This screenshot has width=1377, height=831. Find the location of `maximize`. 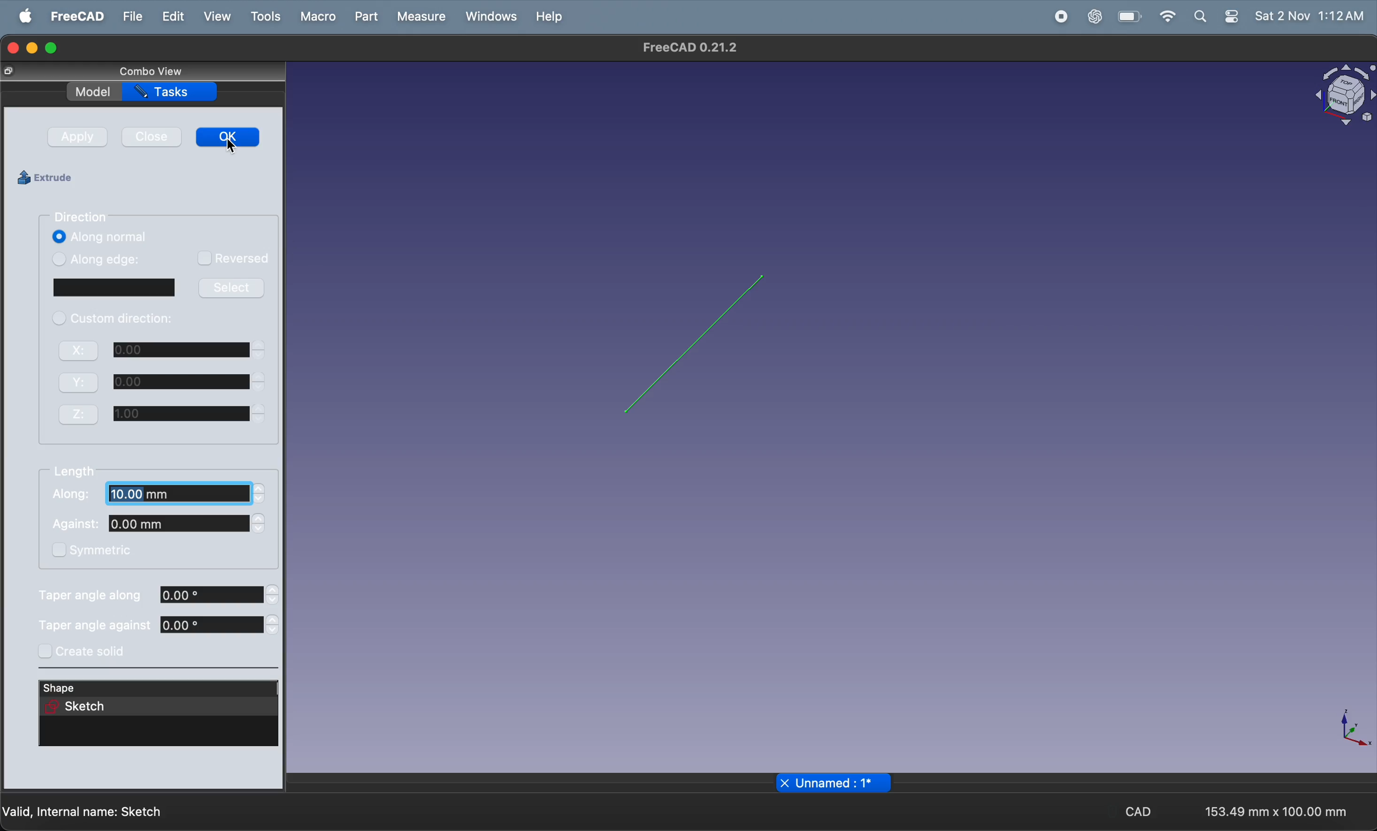

maximize is located at coordinates (52, 49).